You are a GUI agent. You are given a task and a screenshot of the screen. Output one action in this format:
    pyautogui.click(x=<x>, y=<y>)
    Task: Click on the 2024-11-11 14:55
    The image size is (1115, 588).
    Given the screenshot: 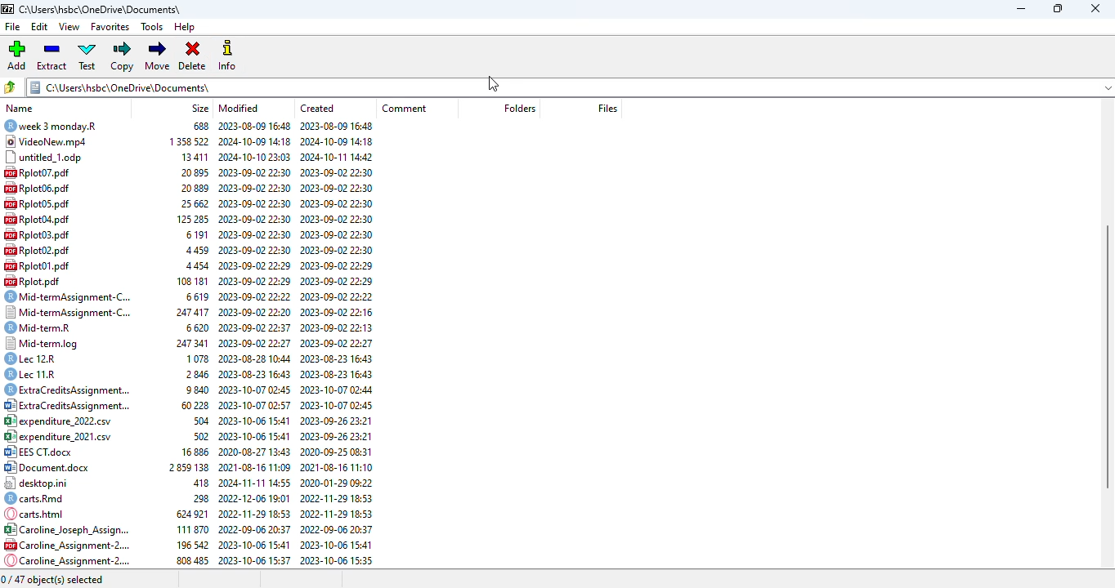 What is the action you would take?
    pyautogui.click(x=253, y=483)
    